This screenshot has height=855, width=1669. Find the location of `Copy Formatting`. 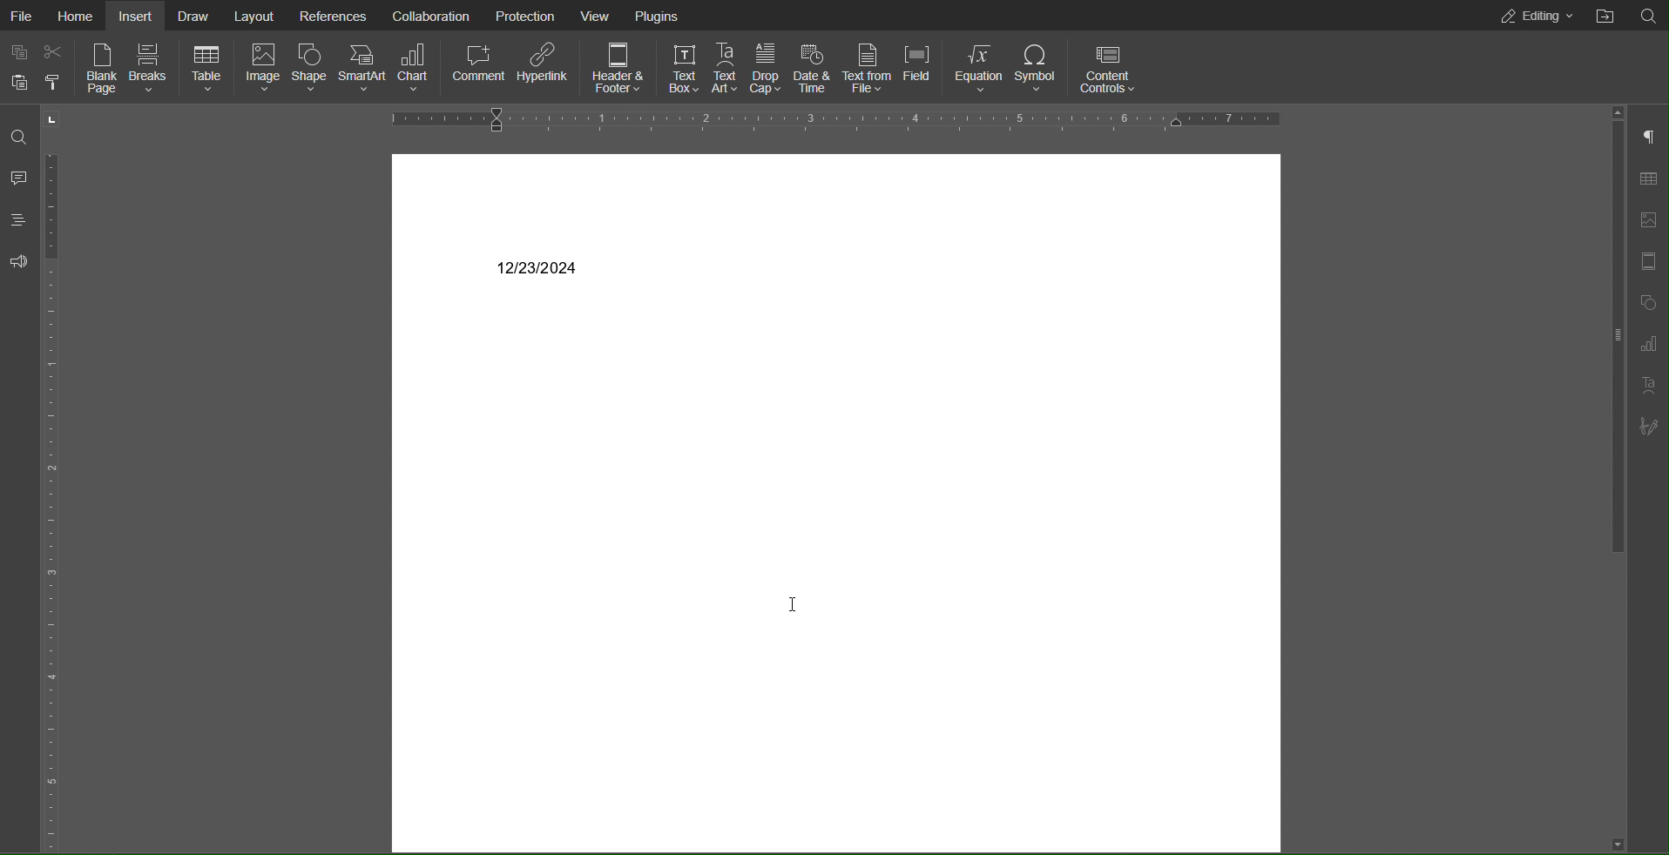

Copy Formatting is located at coordinates (51, 84).